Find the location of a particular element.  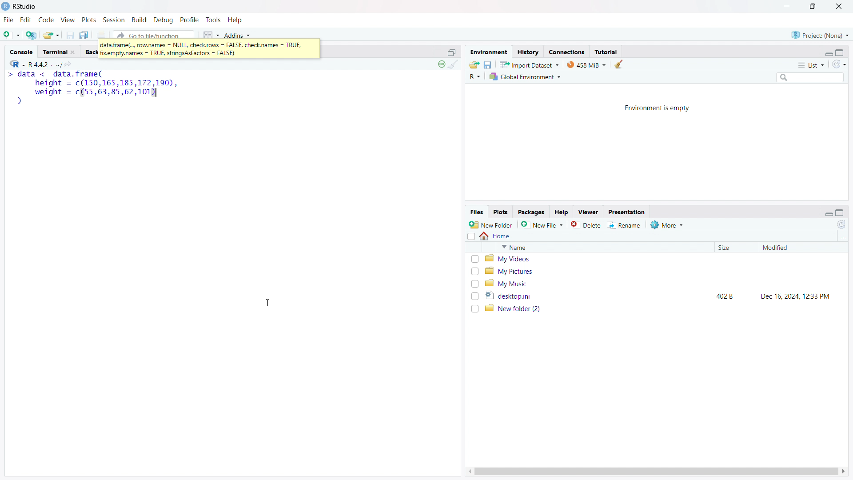

new folder (2) is located at coordinates (663, 308).